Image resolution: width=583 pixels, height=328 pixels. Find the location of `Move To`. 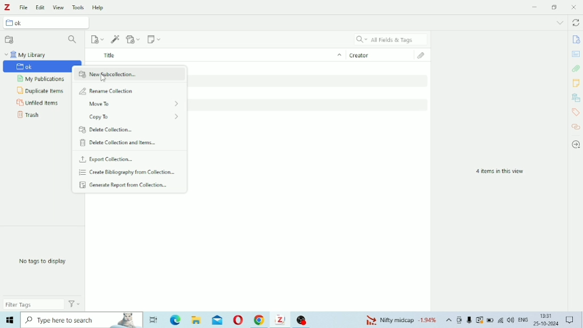

Move To is located at coordinates (133, 104).